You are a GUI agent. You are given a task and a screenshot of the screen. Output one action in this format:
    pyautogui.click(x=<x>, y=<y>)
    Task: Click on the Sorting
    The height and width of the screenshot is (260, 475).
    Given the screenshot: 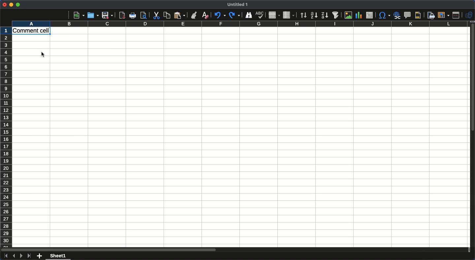 What is the action you would take?
    pyautogui.click(x=304, y=15)
    